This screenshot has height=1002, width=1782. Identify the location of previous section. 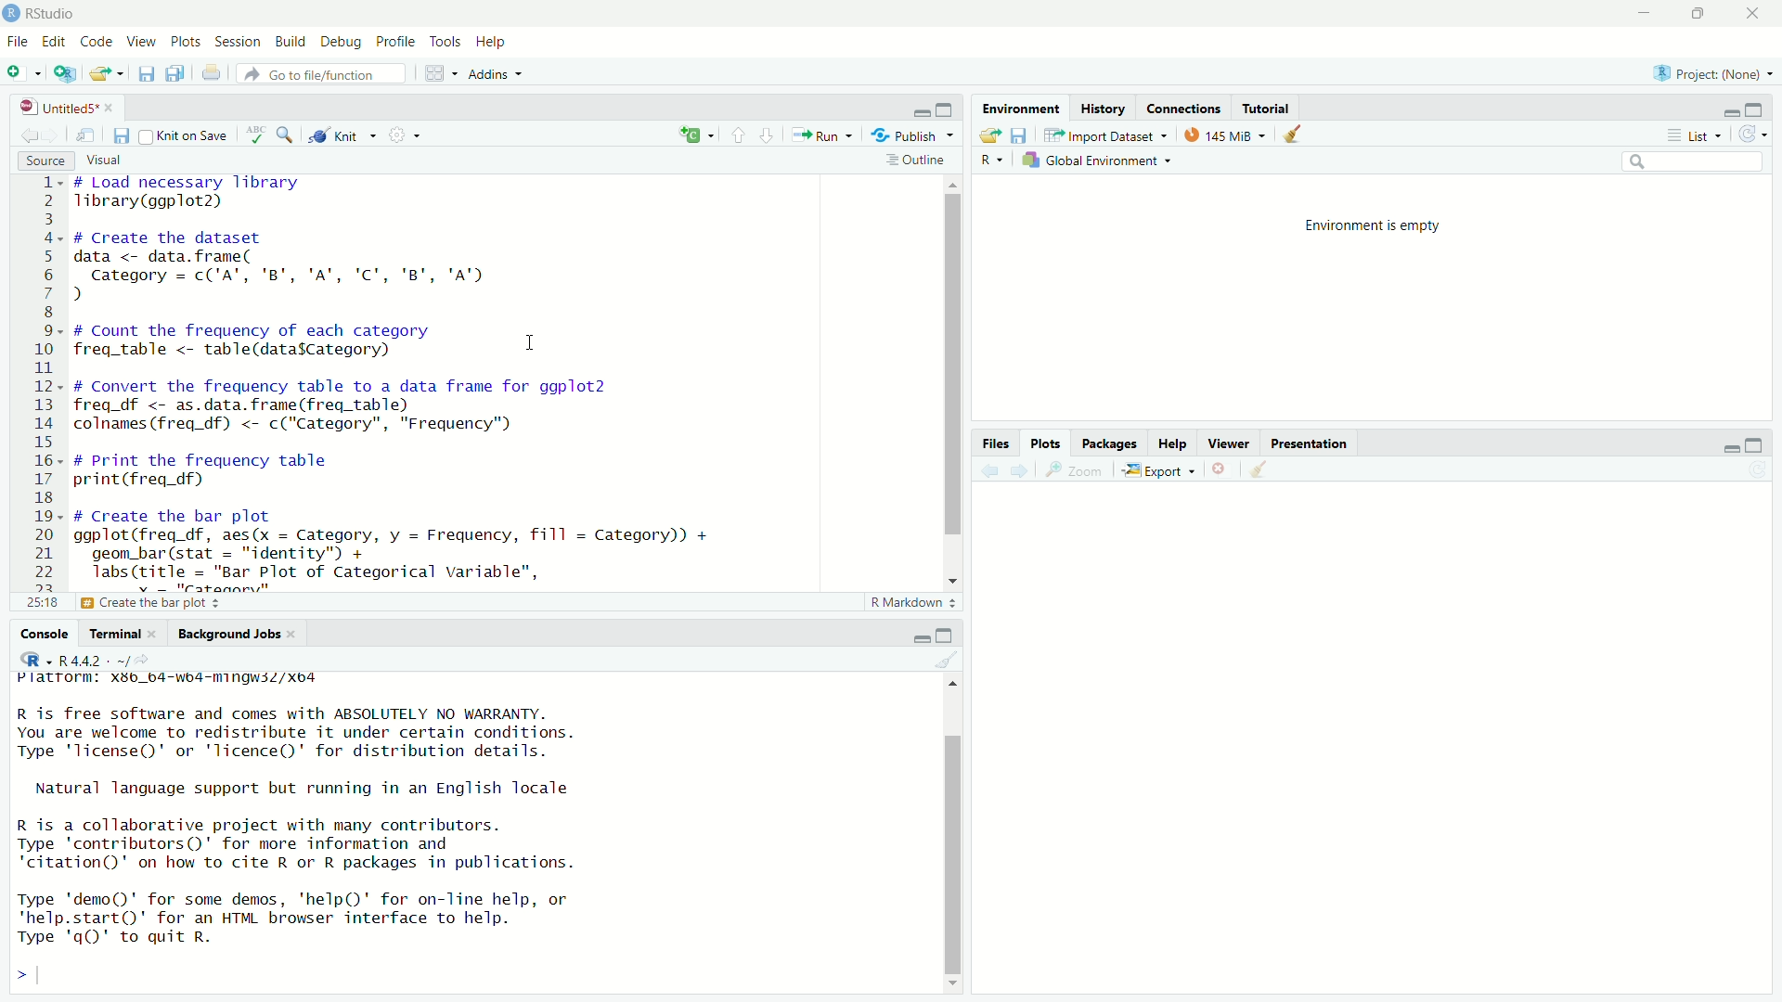
(738, 139).